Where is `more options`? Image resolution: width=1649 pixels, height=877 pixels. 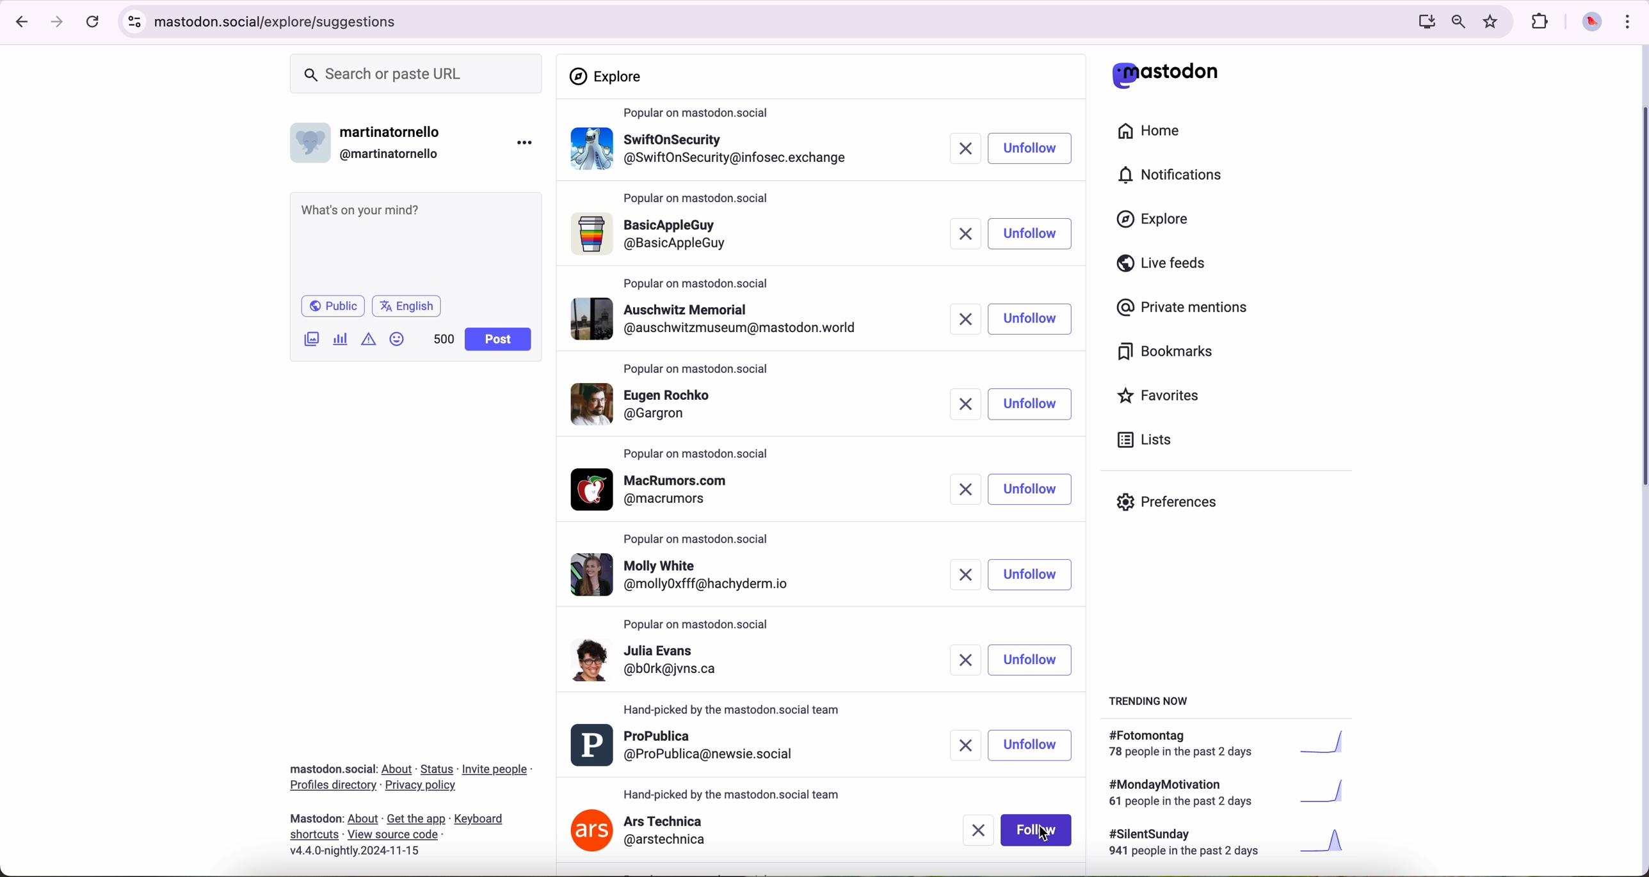
more options is located at coordinates (527, 142).